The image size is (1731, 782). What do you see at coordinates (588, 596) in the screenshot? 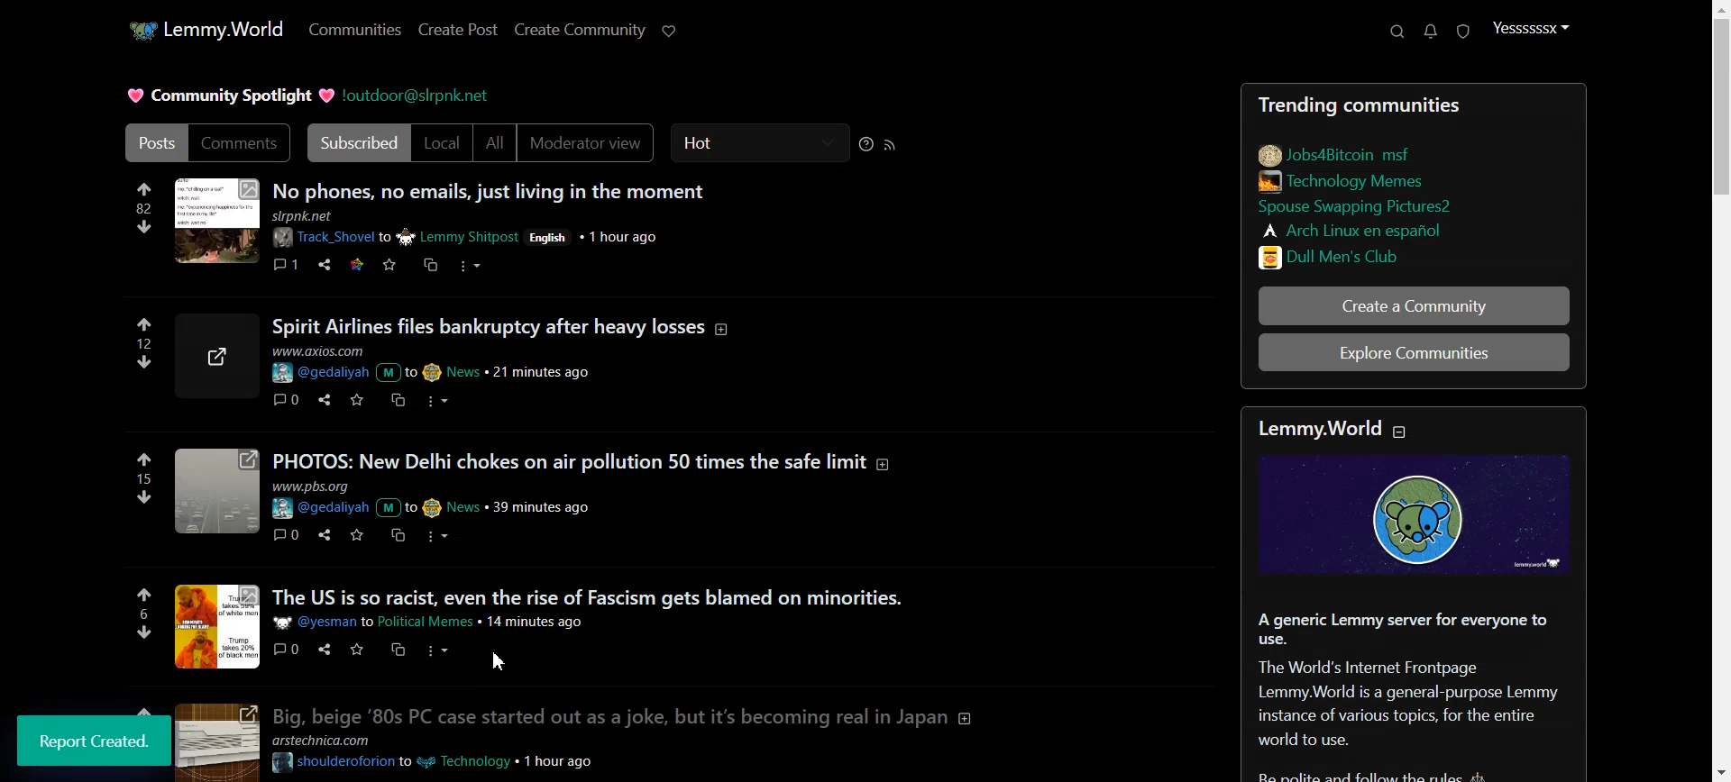
I see `post` at bounding box center [588, 596].